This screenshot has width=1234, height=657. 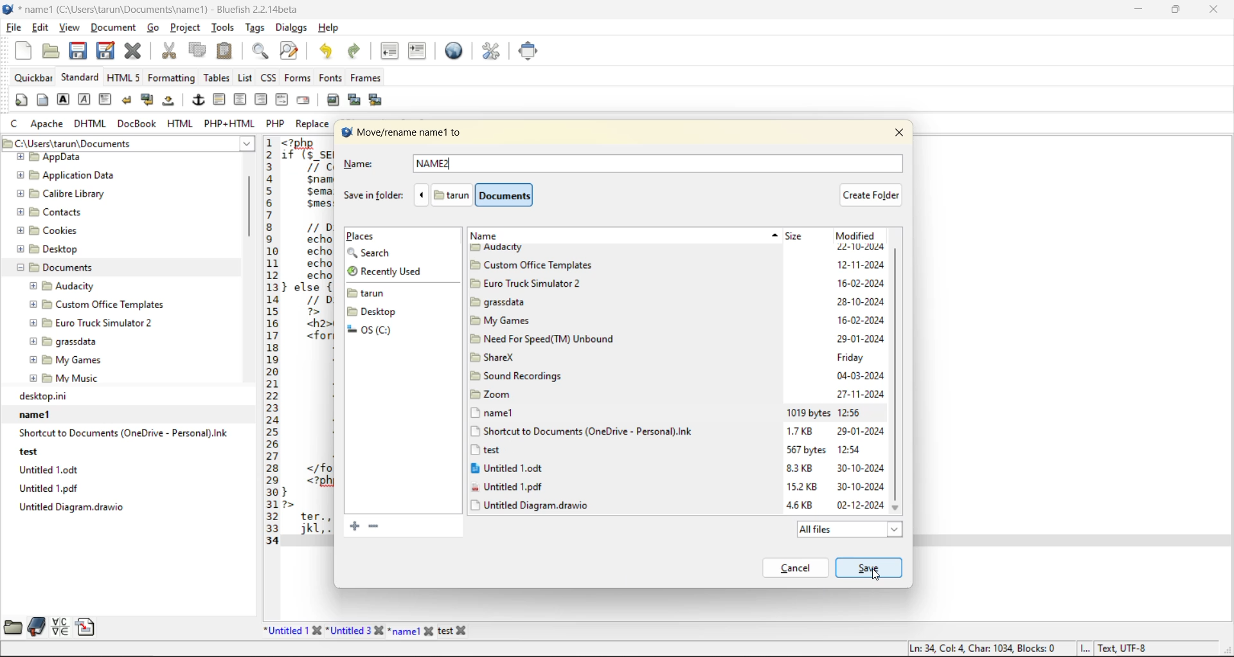 What do you see at coordinates (385, 270) in the screenshot?
I see `recently used` at bounding box center [385, 270].